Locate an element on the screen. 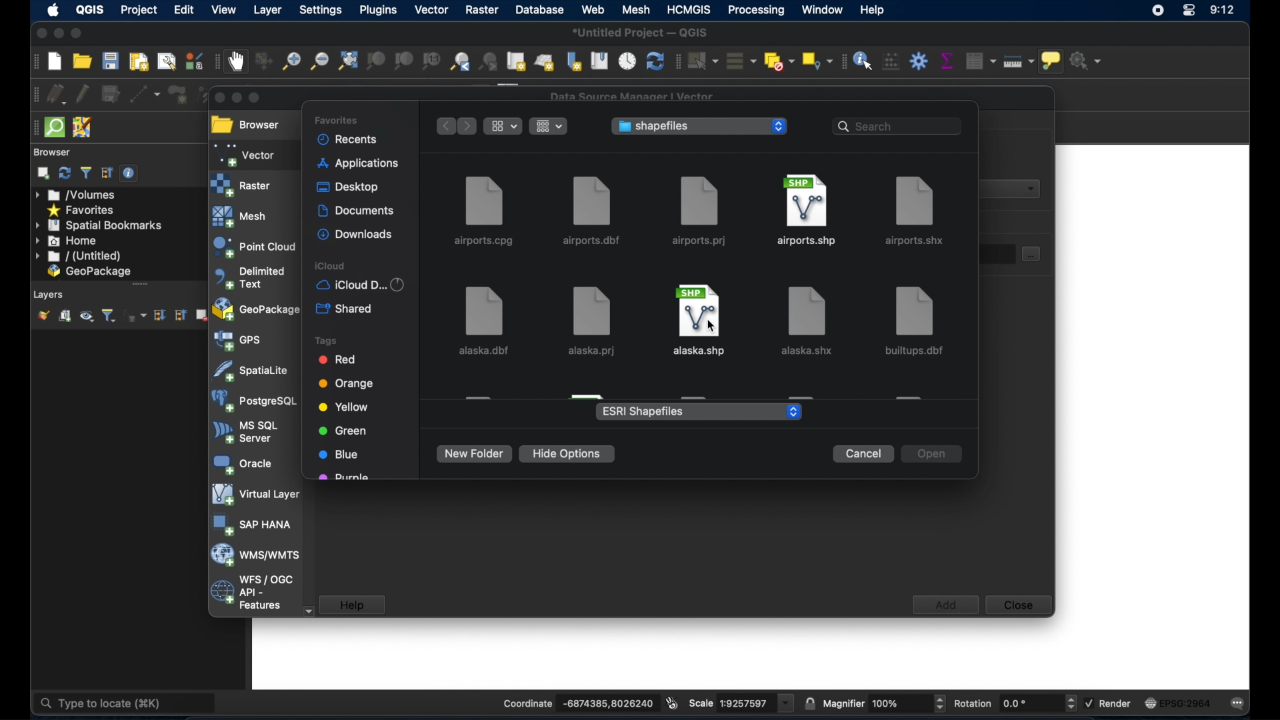 The image size is (1280, 720). refresh is located at coordinates (65, 173).